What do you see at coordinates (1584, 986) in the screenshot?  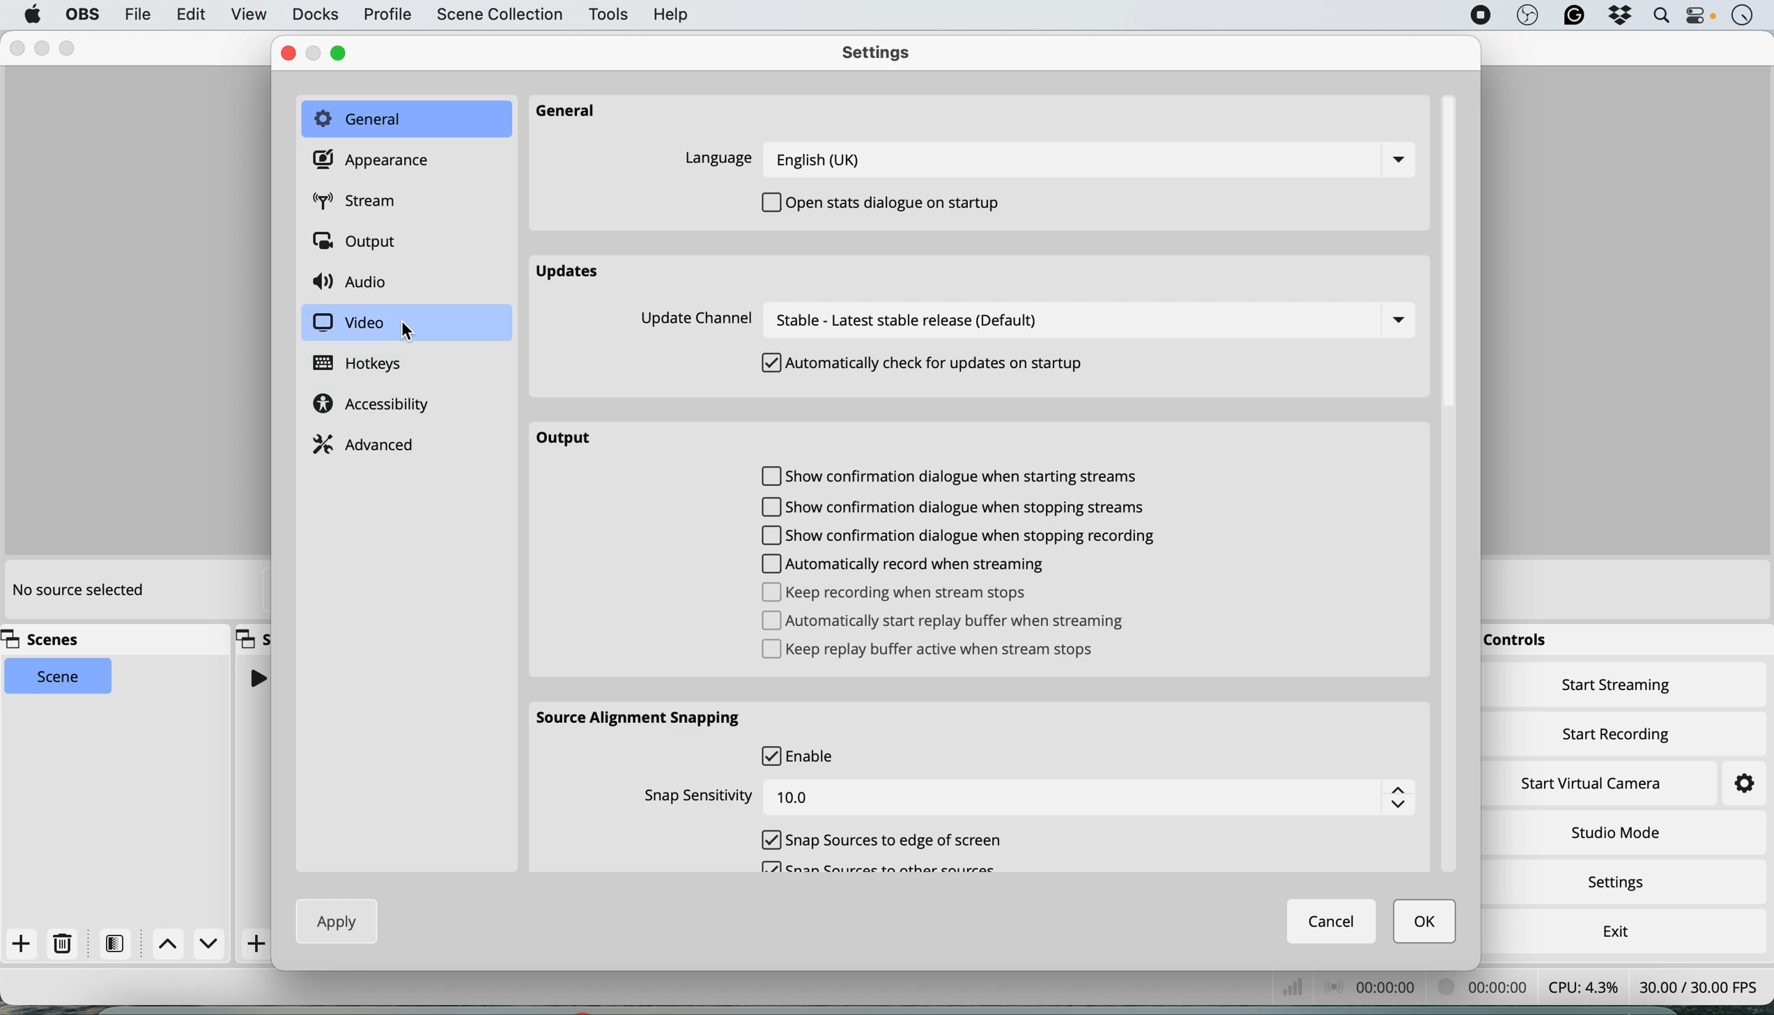 I see `cpu usage` at bounding box center [1584, 986].